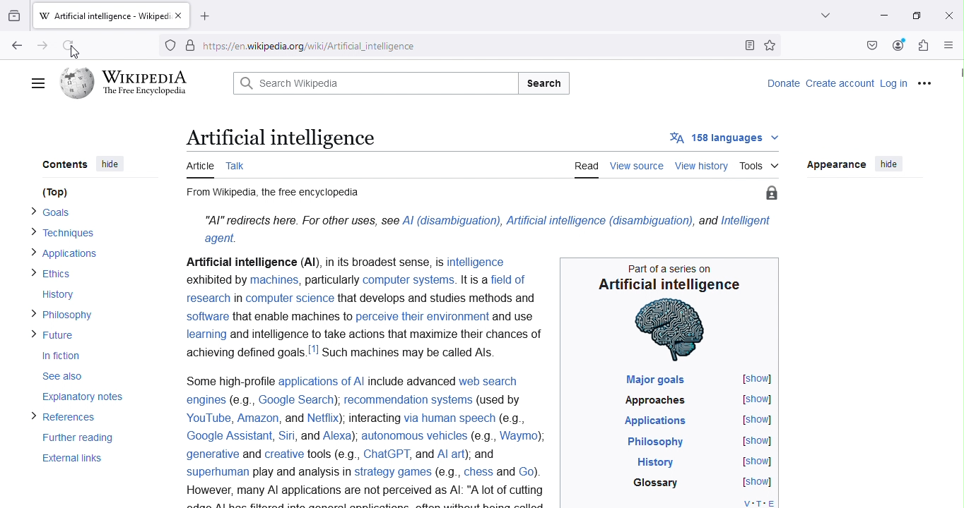 Image resolution: width=964 pixels, height=508 pixels. I want to click on web search, so click(491, 382).